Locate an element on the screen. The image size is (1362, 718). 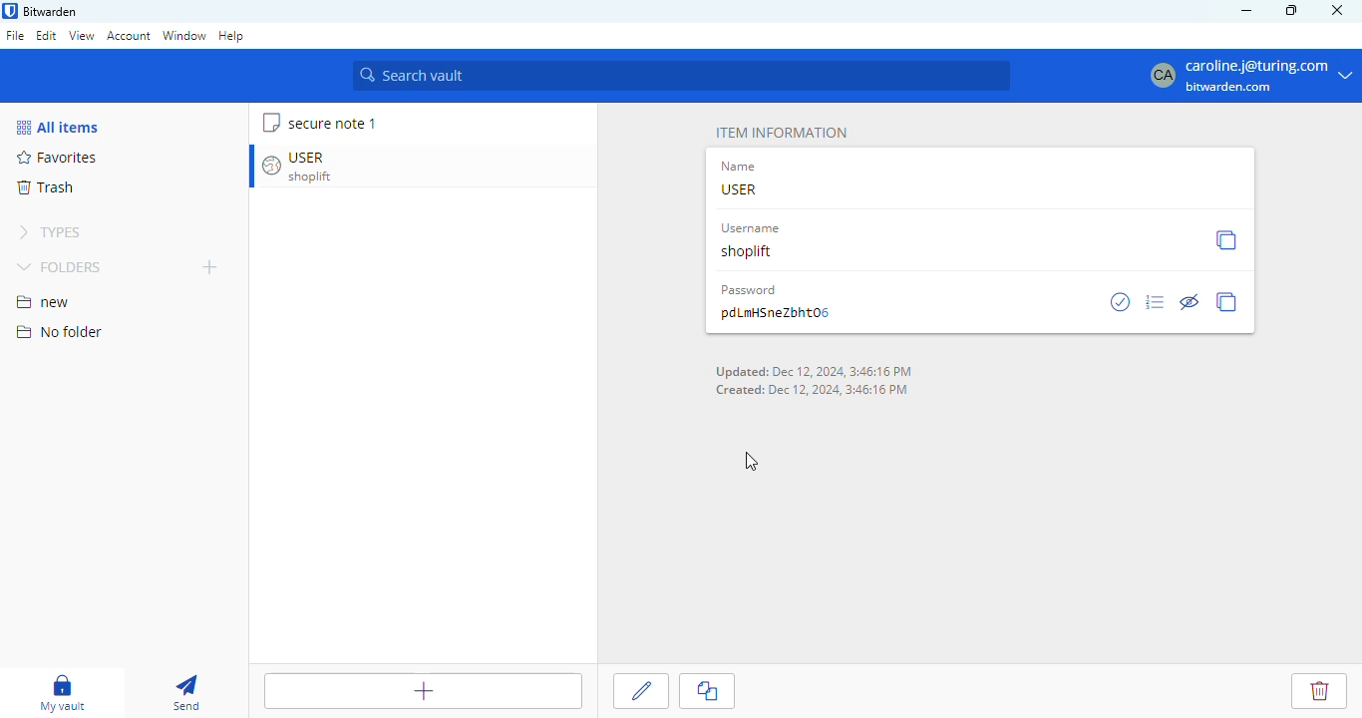
copy username is located at coordinates (1226, 240).